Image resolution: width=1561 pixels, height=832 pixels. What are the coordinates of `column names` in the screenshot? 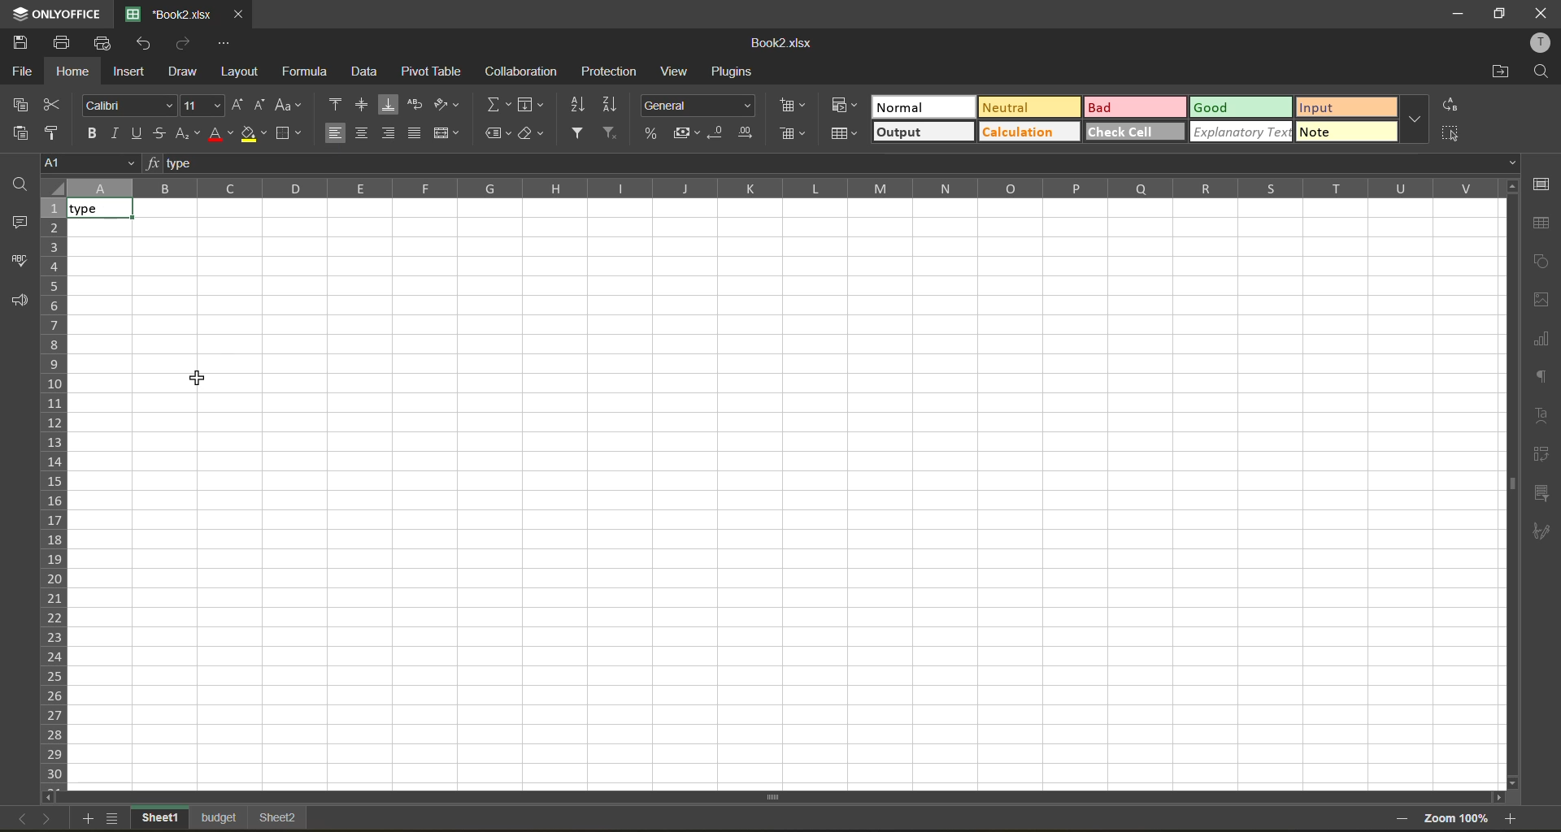 It's located at (783, 191).